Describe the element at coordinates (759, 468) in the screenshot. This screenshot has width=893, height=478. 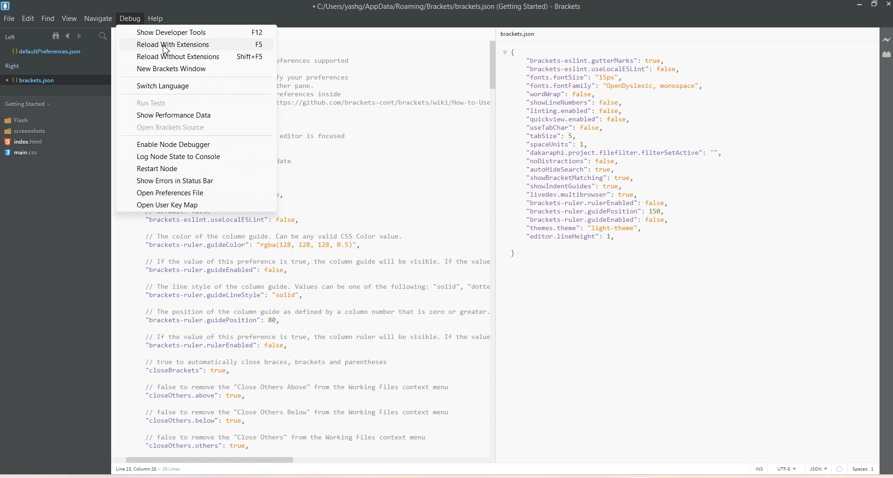
I see `INS` at that location.